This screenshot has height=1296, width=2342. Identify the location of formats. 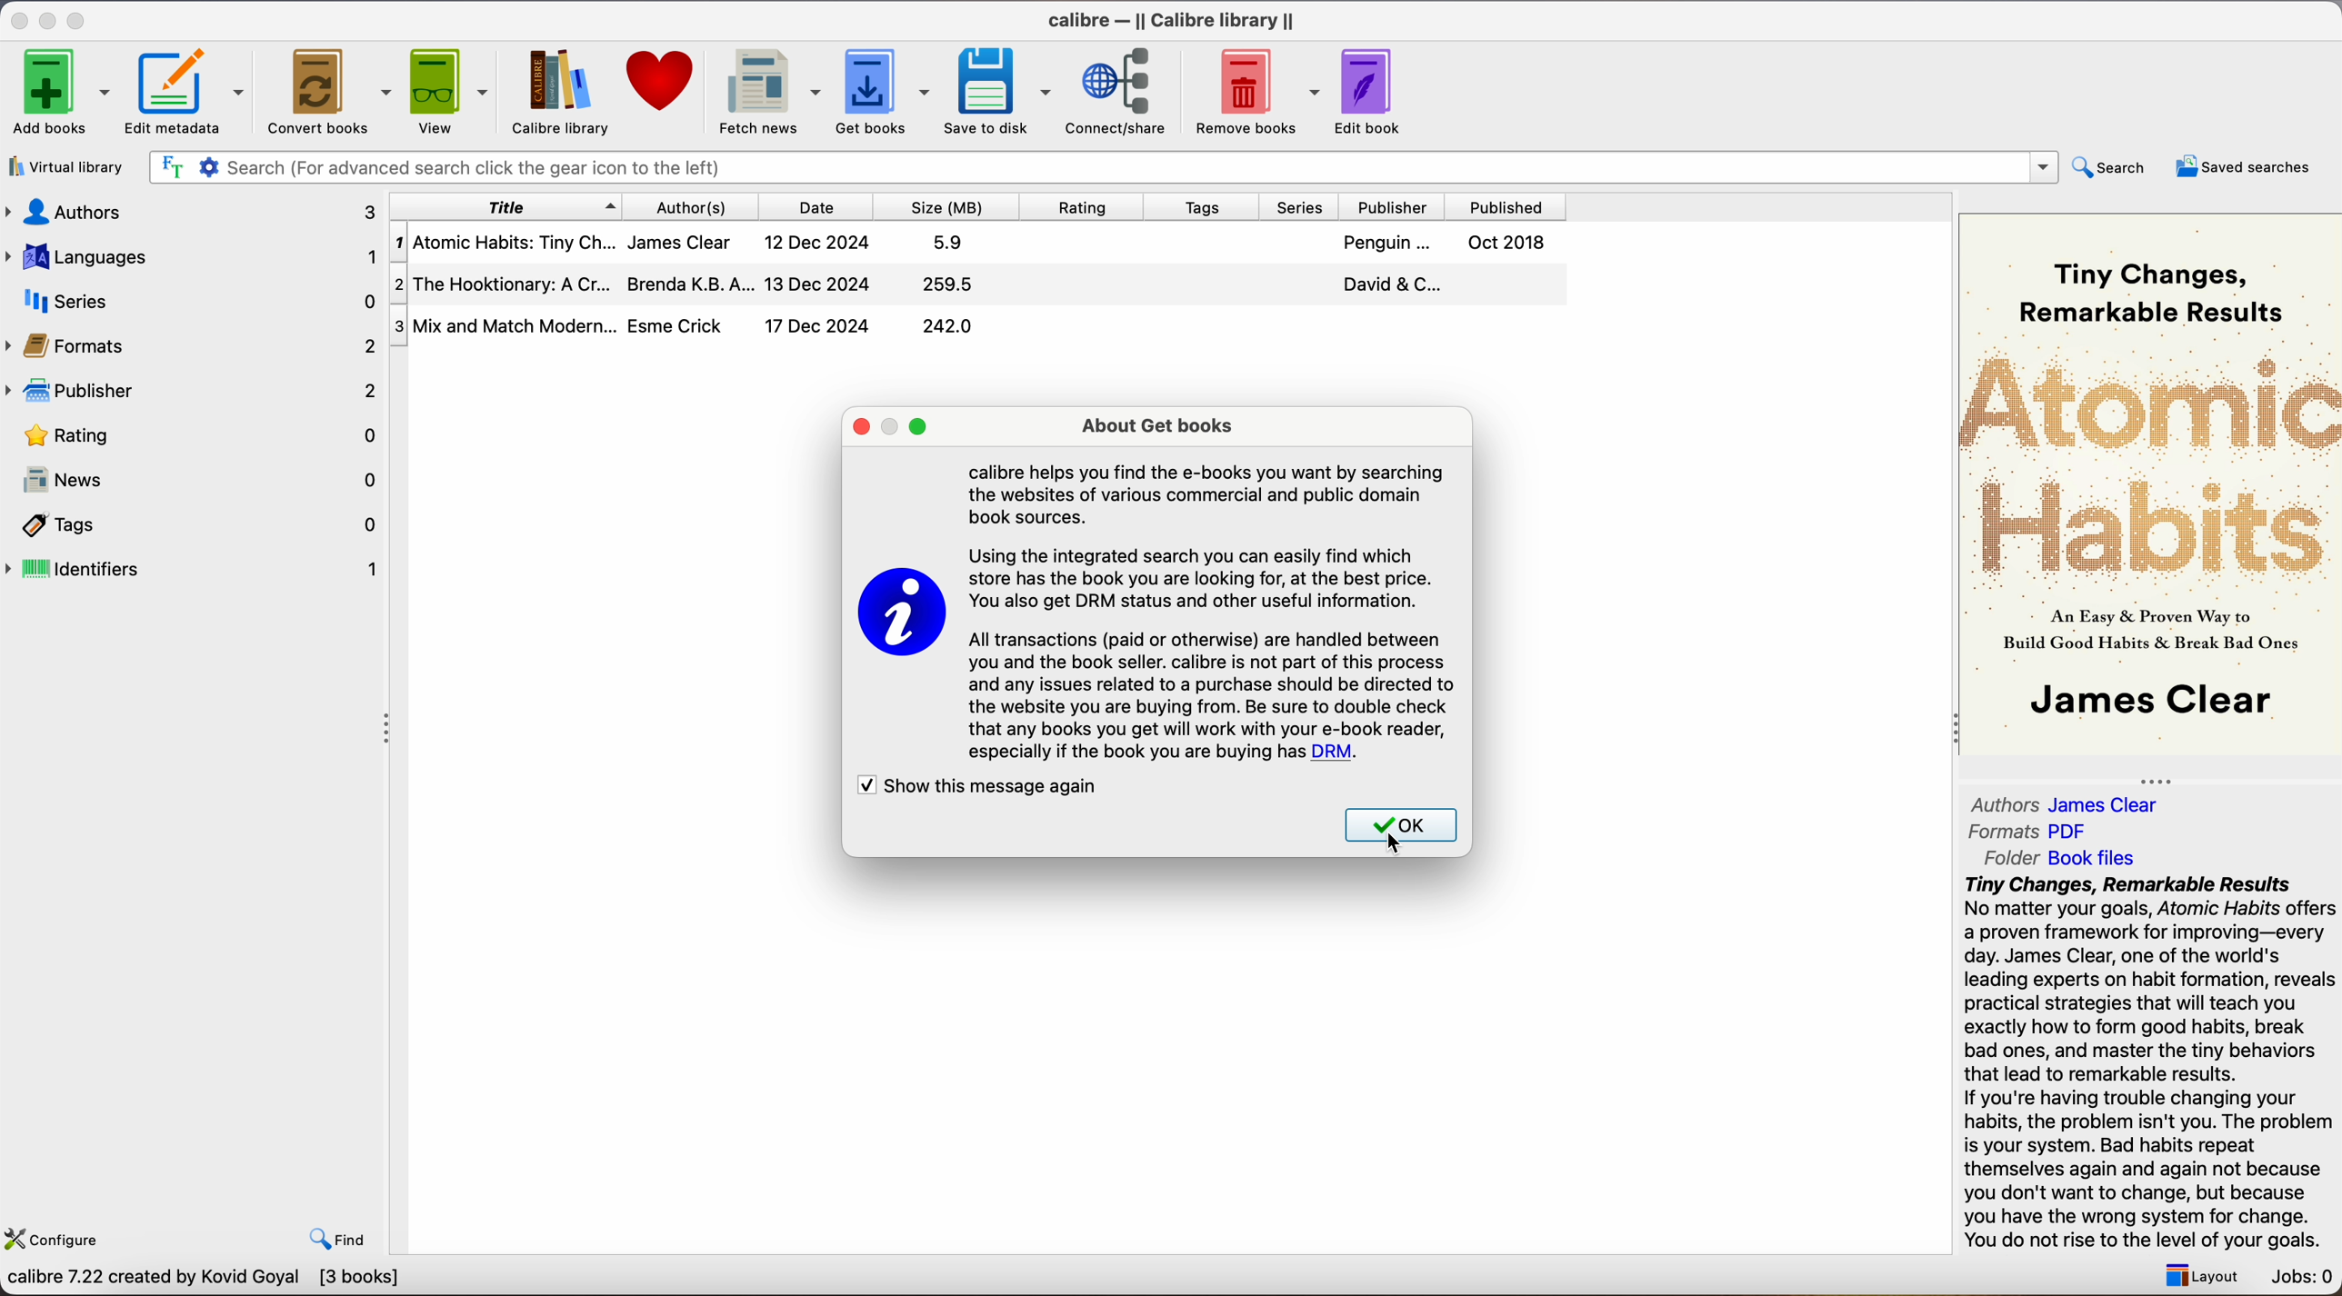
(194, 345).